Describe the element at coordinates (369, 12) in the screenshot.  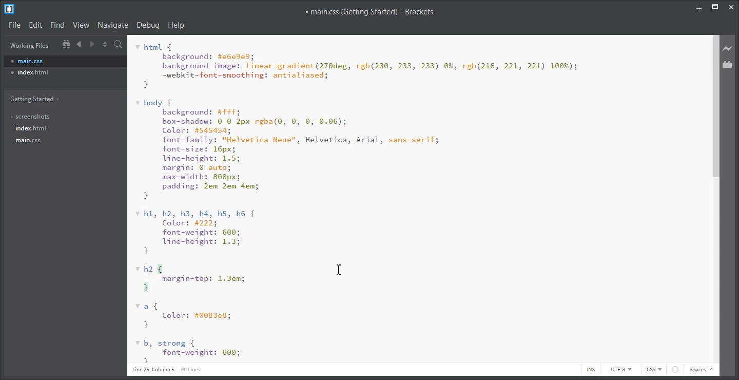
I see `main.css (Getting Started) - Brackets` at that location.